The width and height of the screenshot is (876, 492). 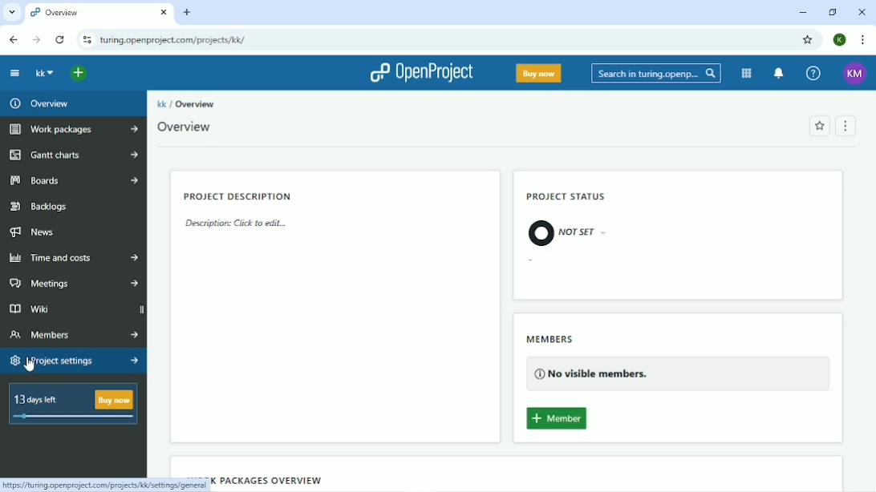 I want to click on PROJECT STATUS, so click(x=567, y=198).